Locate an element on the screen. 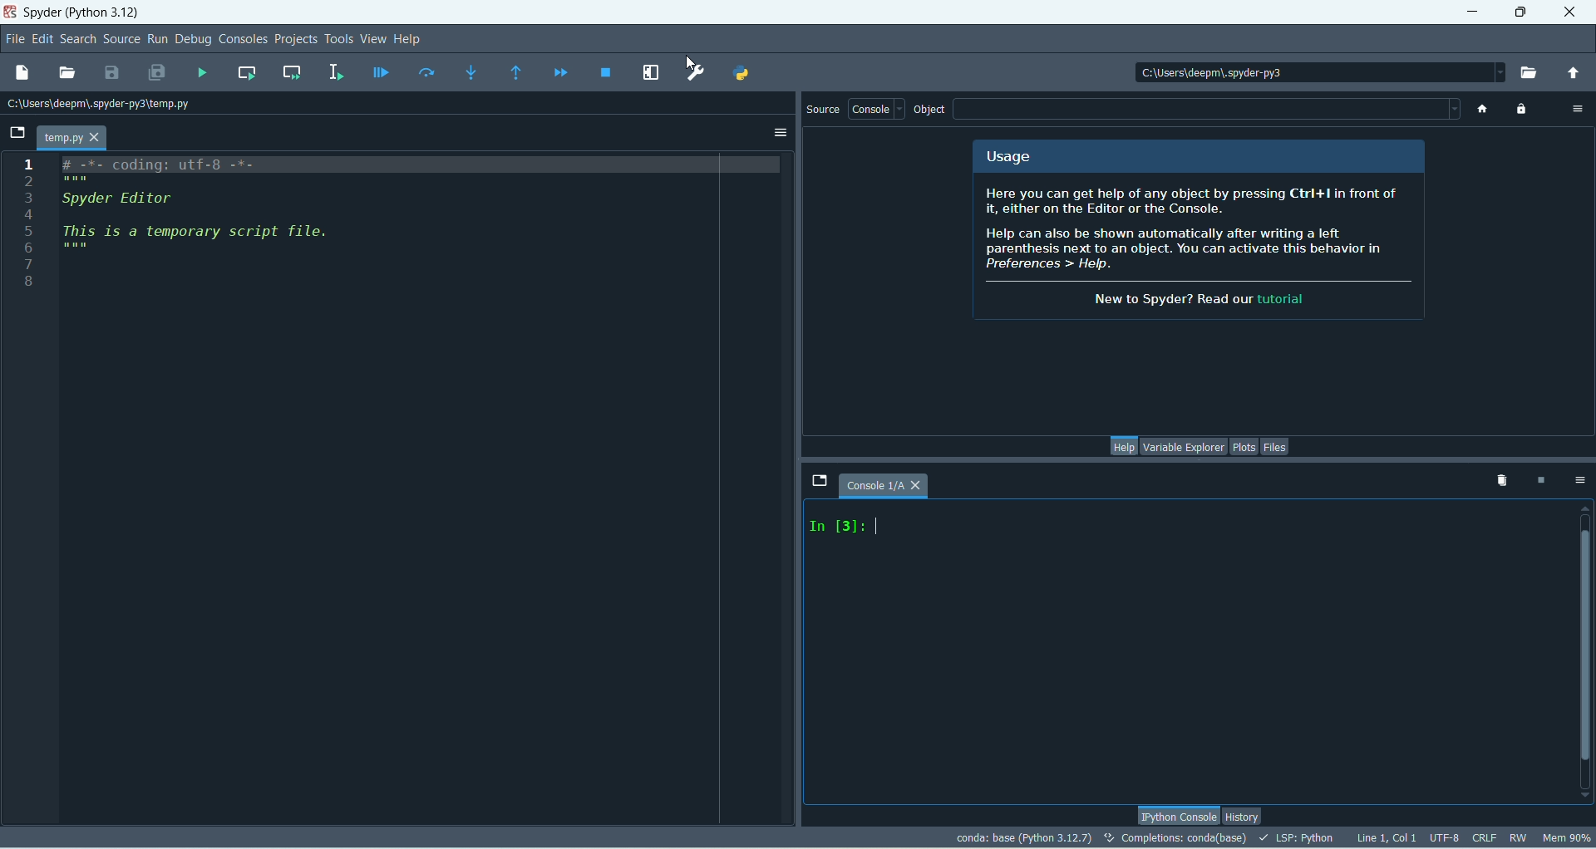 The height and width of the screenshot is (849, 1596). Mem is located at coordinates (1567, 840).